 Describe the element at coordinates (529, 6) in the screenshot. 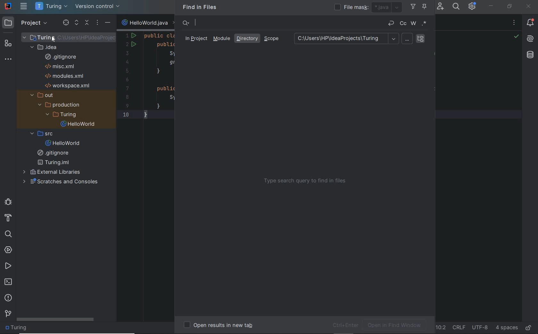

I see `CLOSE` at that location.